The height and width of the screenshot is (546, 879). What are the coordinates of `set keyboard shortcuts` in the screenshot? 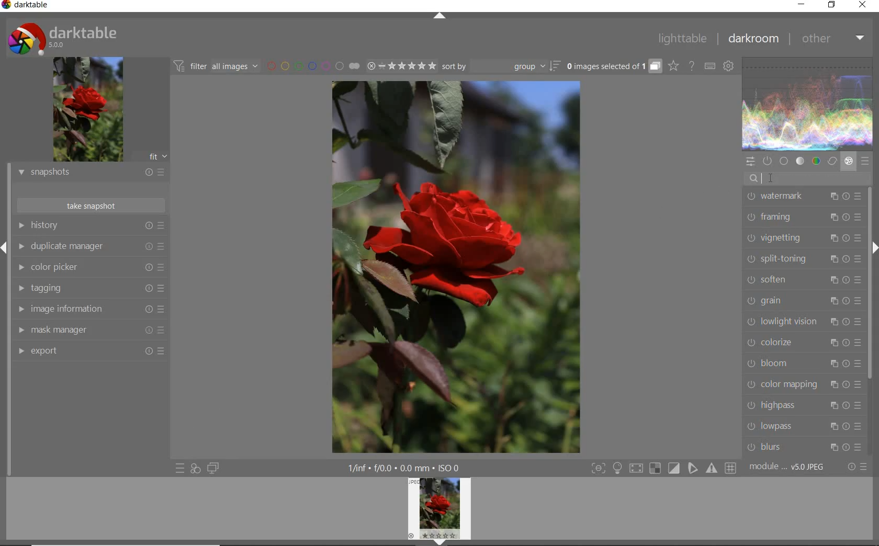 It's located at (709, 66).